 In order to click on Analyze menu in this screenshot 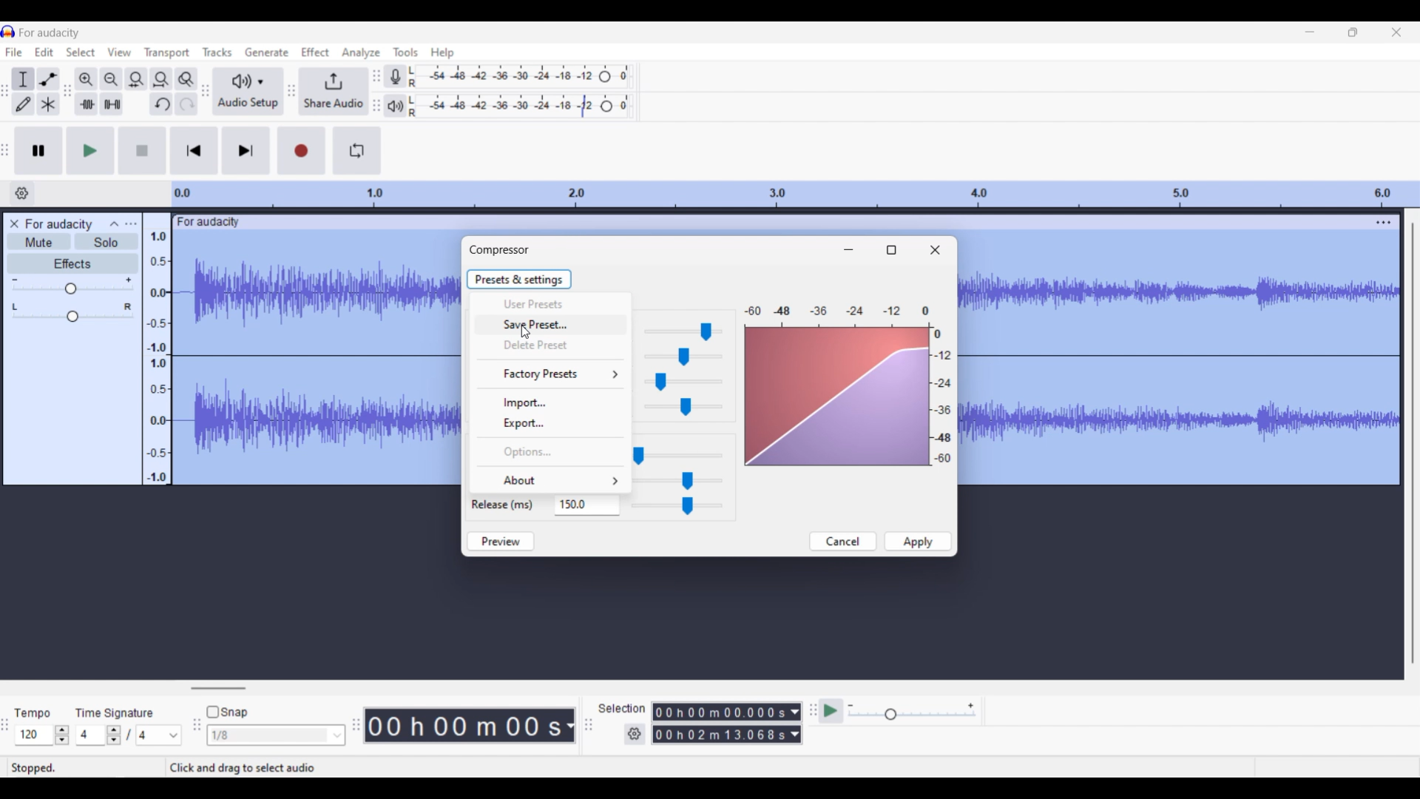, I will do `click(360, 53)`.